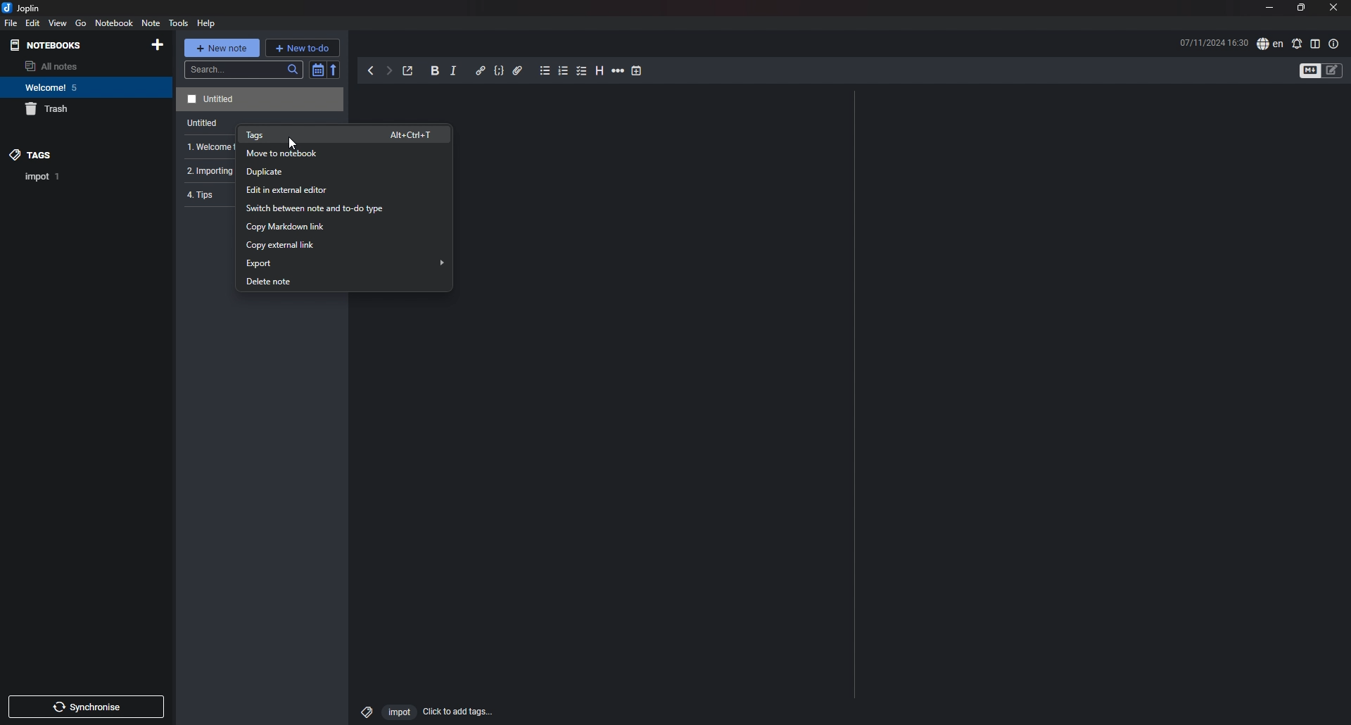 The image size is (1351, 725). I want to click on add tags, so click(458, 712).